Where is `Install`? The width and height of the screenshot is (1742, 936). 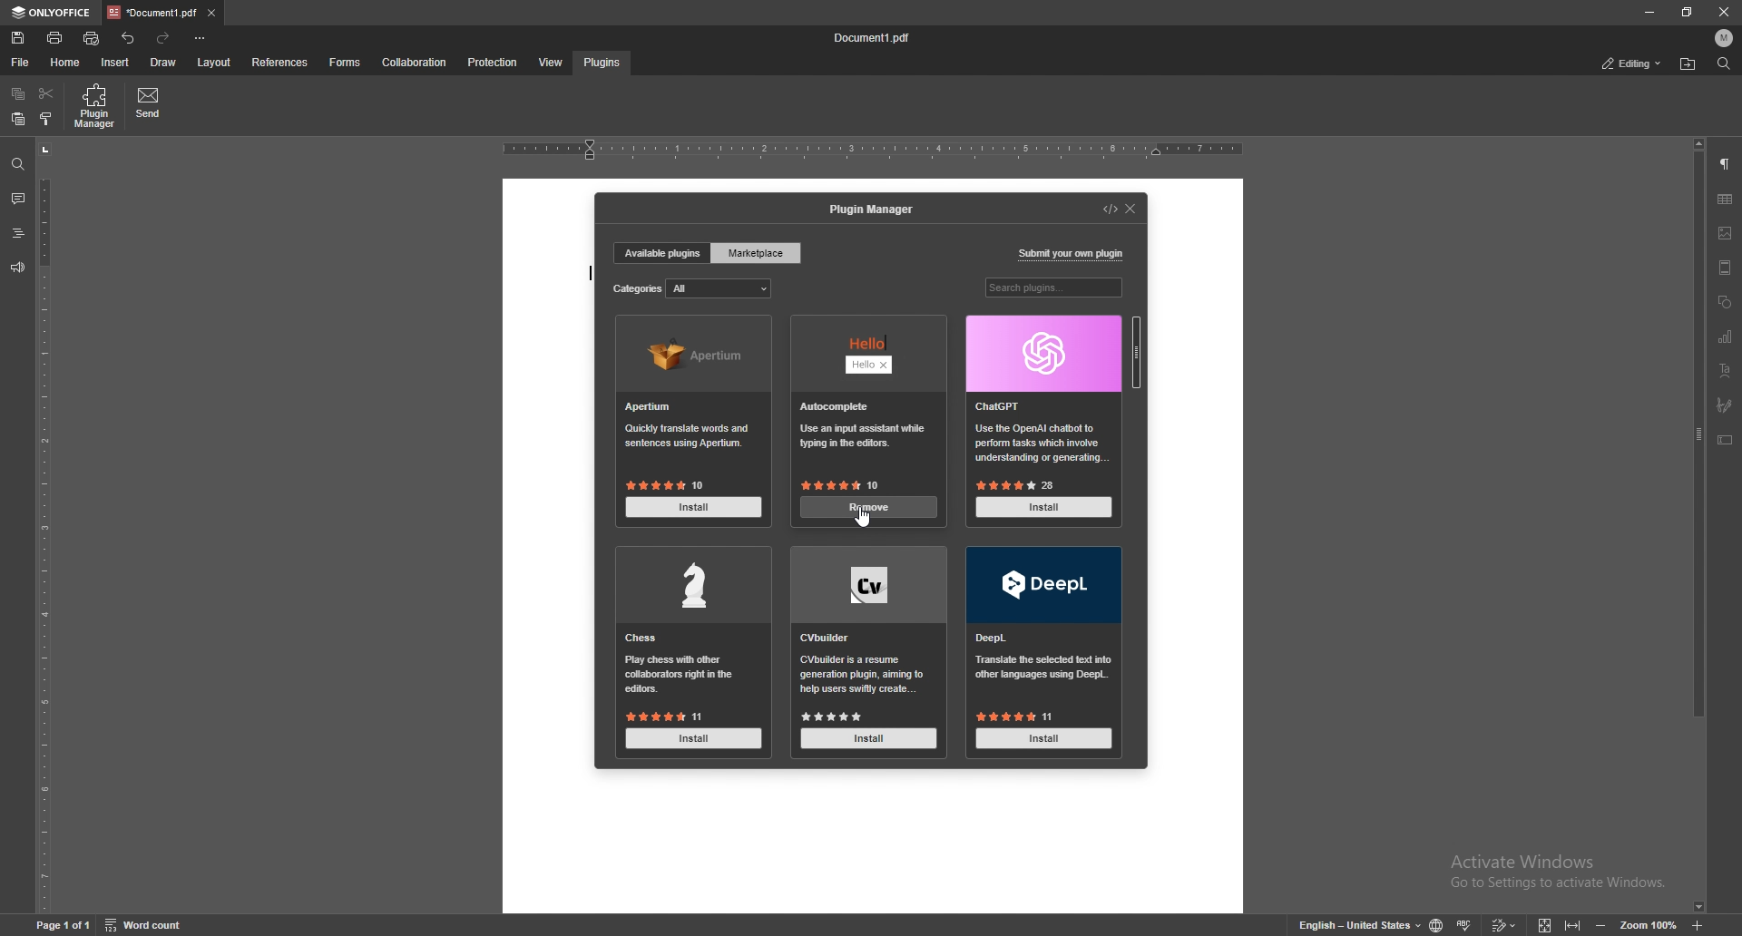 Install is located at coordinates (872, 739).